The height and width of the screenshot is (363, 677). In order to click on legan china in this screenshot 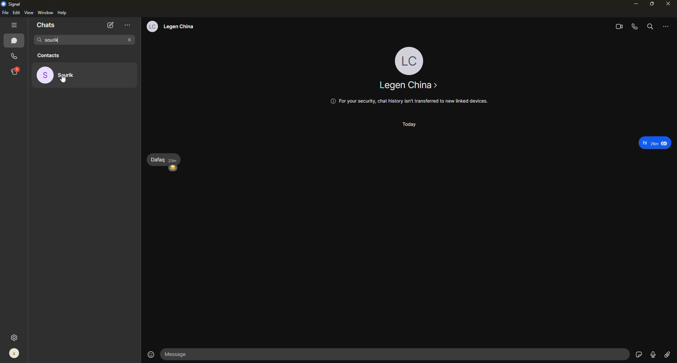, I will do `click(408, 85)`.